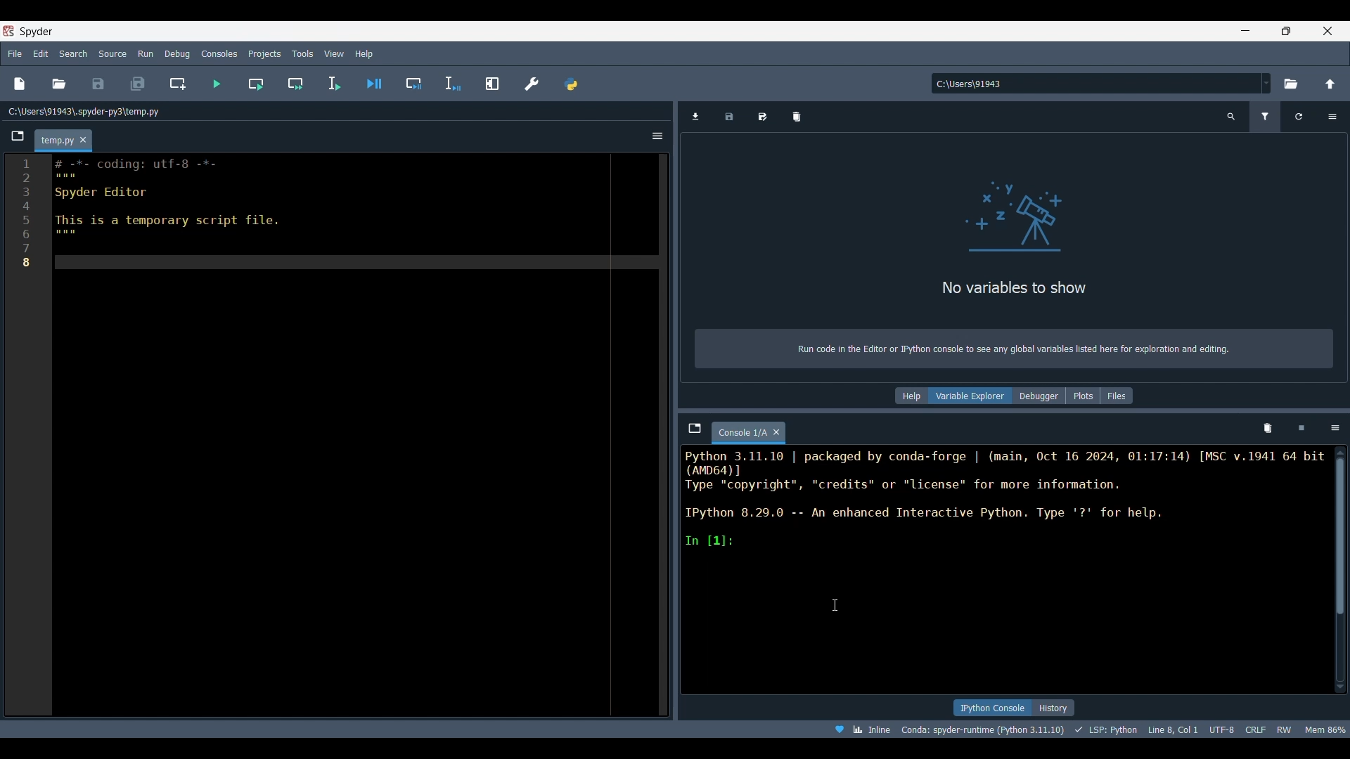 This screenshot has width=1350, height=759. What do you see at coordinates (1251, 33) in the screenshot?
I see `Minimize` at bounding box center [1251, 33].